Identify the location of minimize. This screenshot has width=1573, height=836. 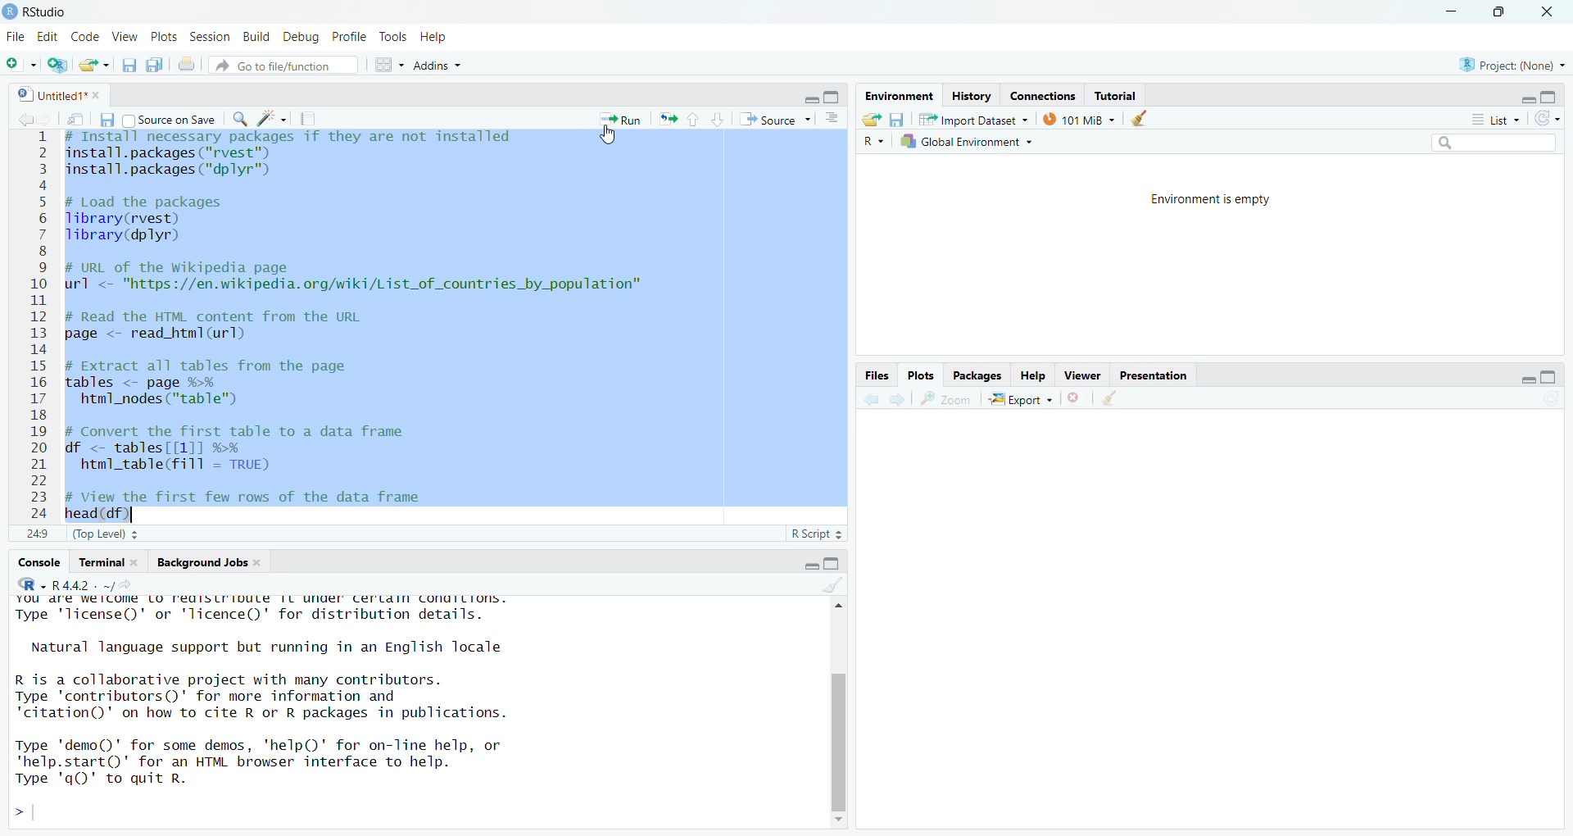
(1451, 12).